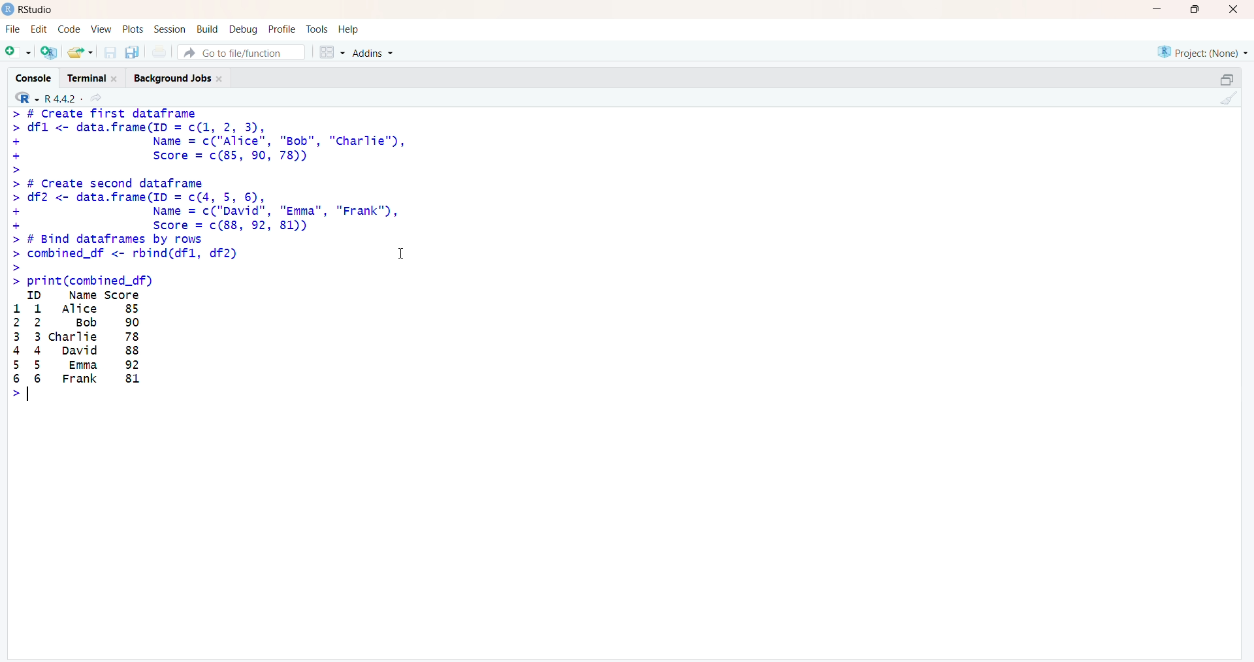 The image size is (1254, 662). Describe the element at coordinates (349, 29) in the screenshot. I see `Help` at that location.